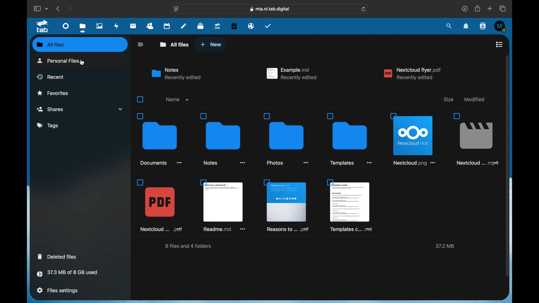  Describe the element at coordinates (100, 26) in the screenshot. I see `photos` at that location.